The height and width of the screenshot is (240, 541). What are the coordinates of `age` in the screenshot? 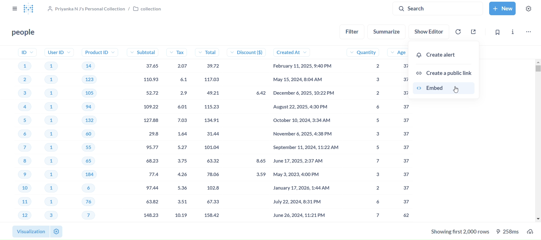 It's located at (397, 134).